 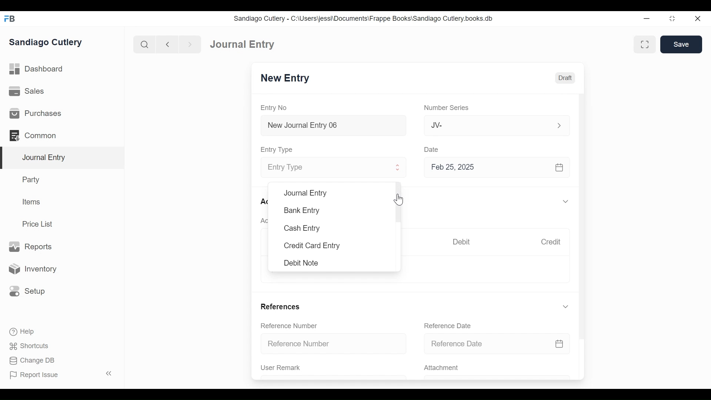 I want to click on Journal Entry, so click(x=305, y=193).